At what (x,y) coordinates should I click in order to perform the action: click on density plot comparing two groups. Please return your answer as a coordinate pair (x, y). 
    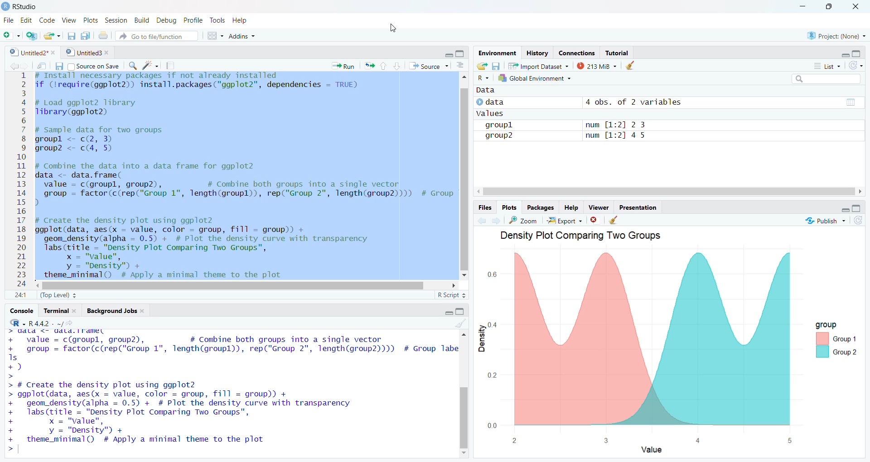
    Looking at the image, I should click on (578, 236).